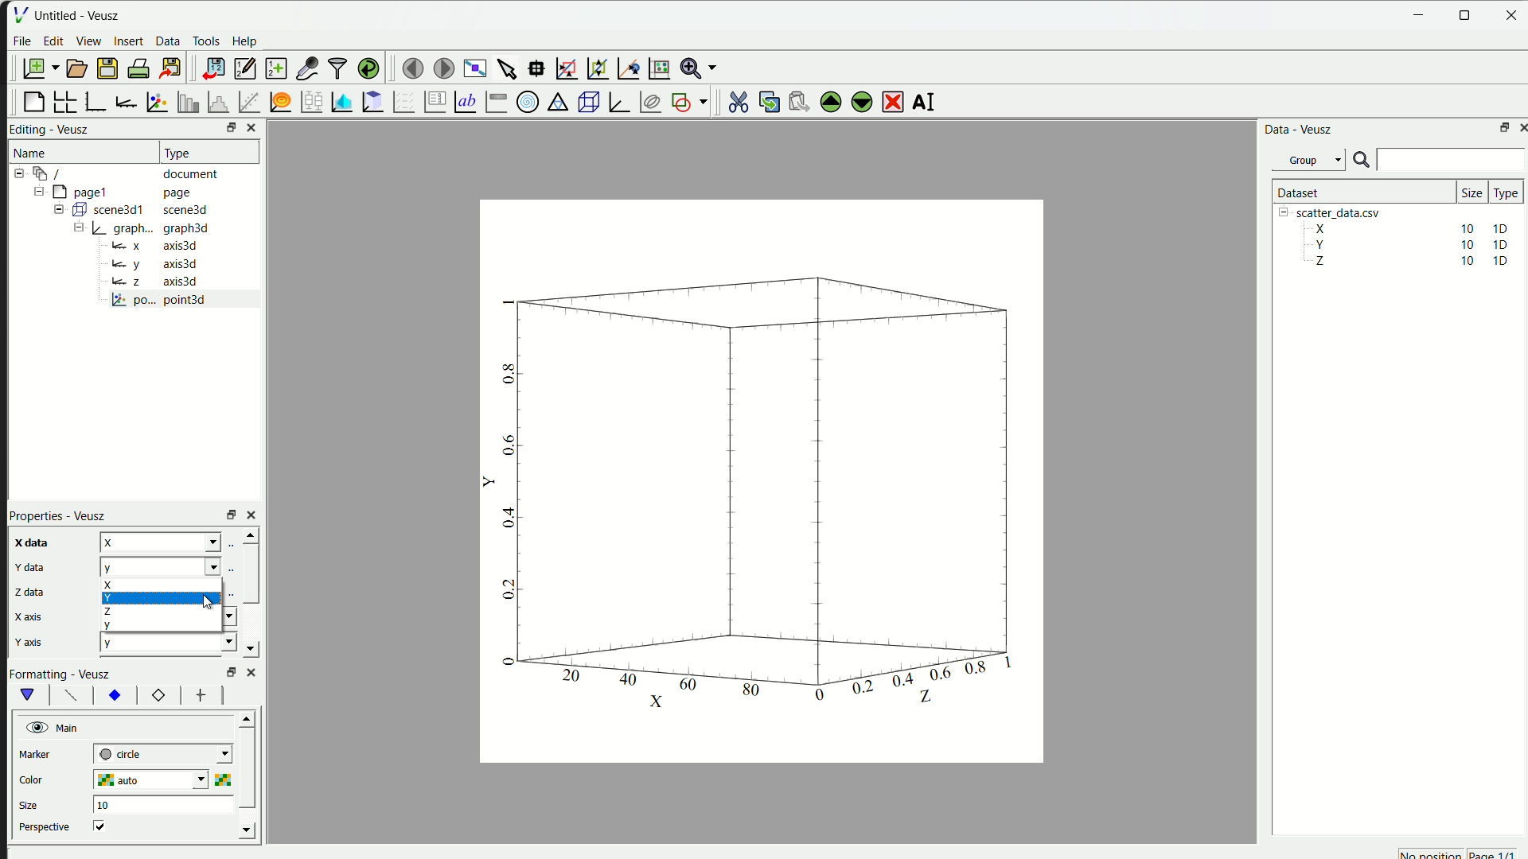 This screenshot has width=1528, height=859. Describe the element at coordinates (162, 245) in the screenshot. I see `= x axis3d` at that location.